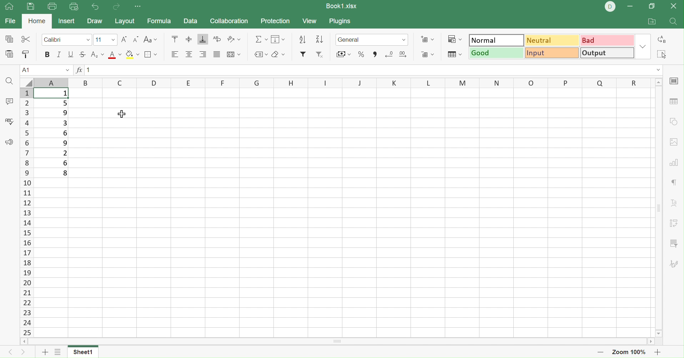 The width and height of the screenshot is (684, 358). Describe the element at coordinates (553, 40) in the screenshot. I see `Neutral` at that location.